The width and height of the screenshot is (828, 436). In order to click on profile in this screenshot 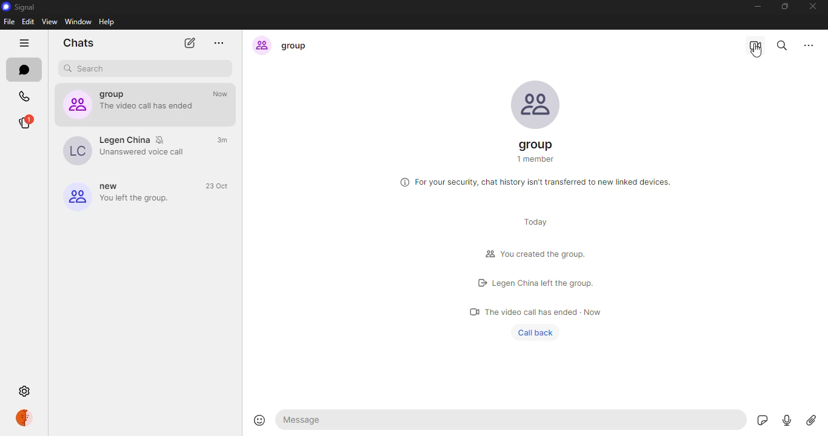, I will do `click(23, 419)`.